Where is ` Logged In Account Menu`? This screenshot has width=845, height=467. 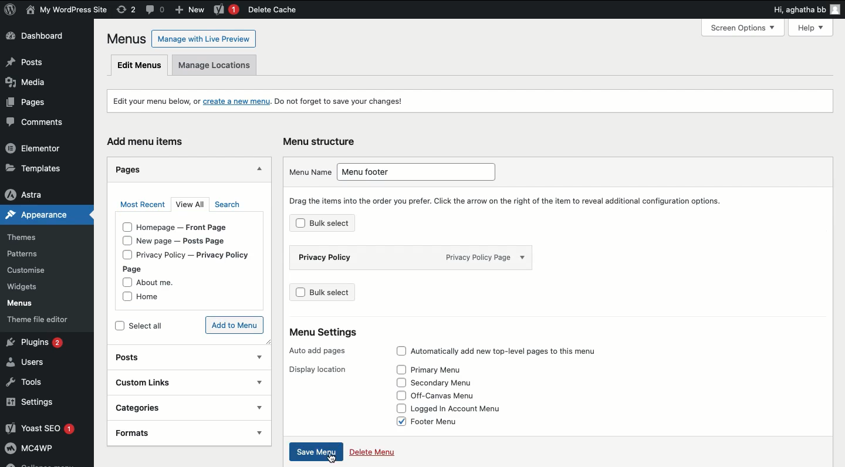  Logged In Account Menu is located at coordinates (476, 409).